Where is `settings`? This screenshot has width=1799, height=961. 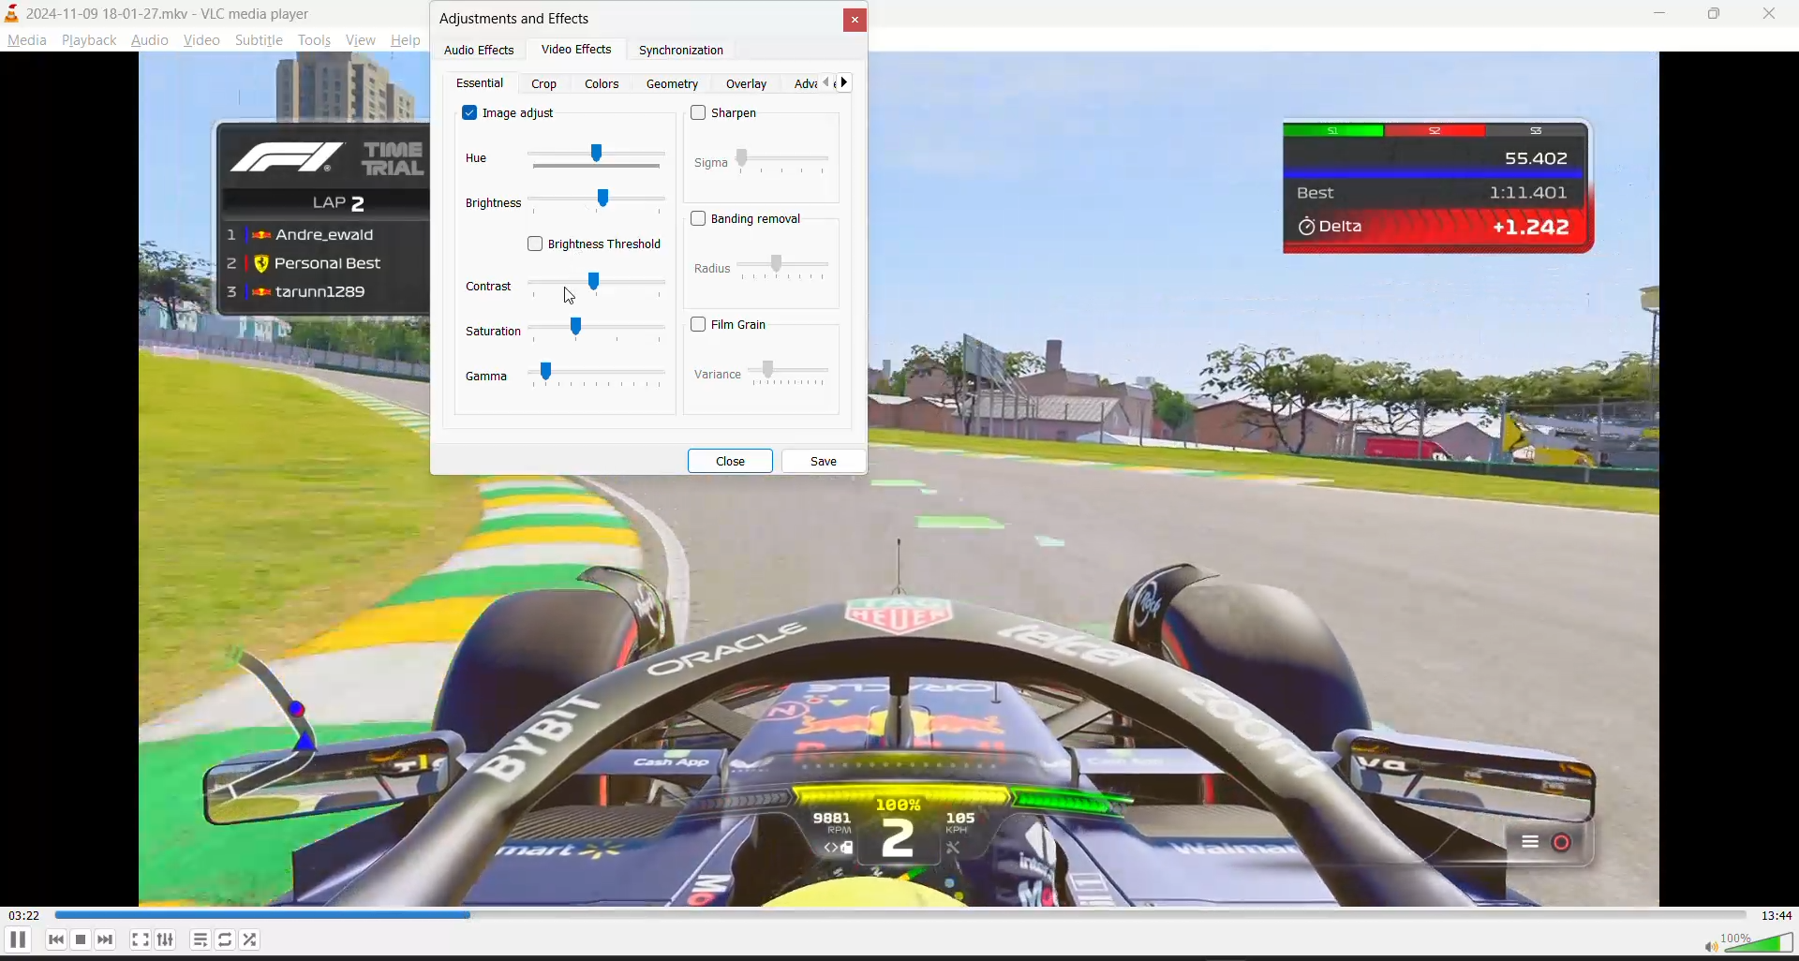 settings is located at coordinates (165, 939).